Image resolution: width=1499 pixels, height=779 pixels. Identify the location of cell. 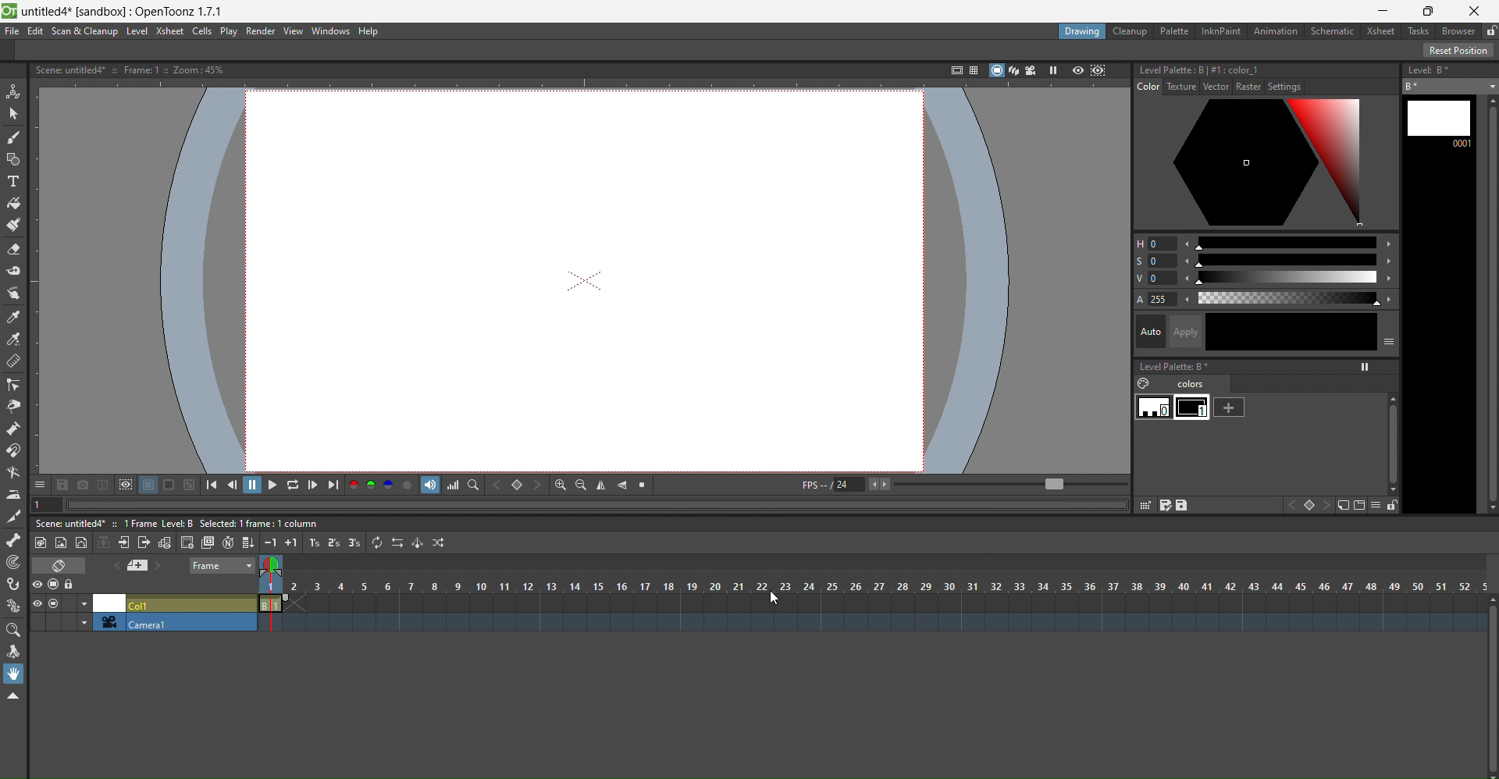
(173, 603).